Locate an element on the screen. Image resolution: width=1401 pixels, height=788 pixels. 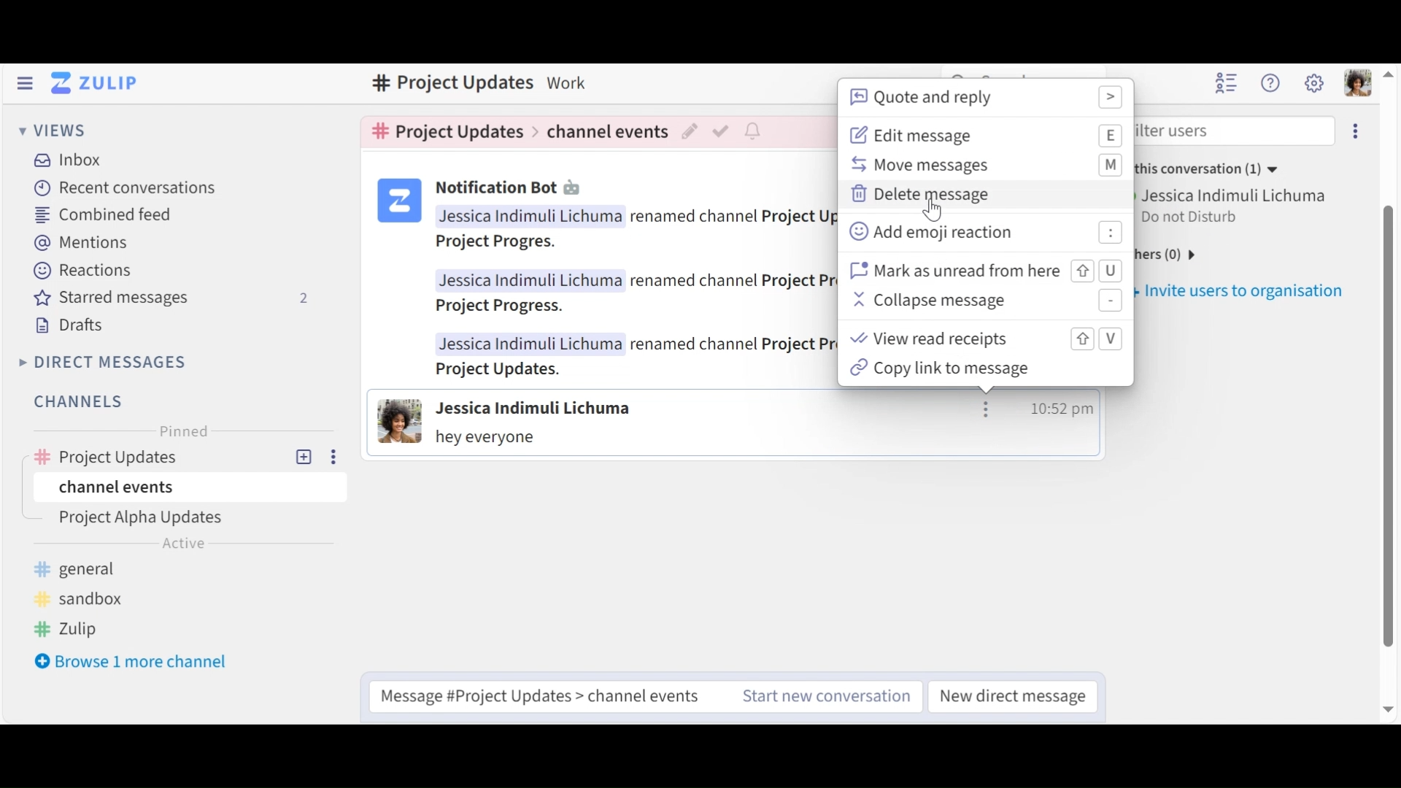
Description is located at coordinates (571, 82).